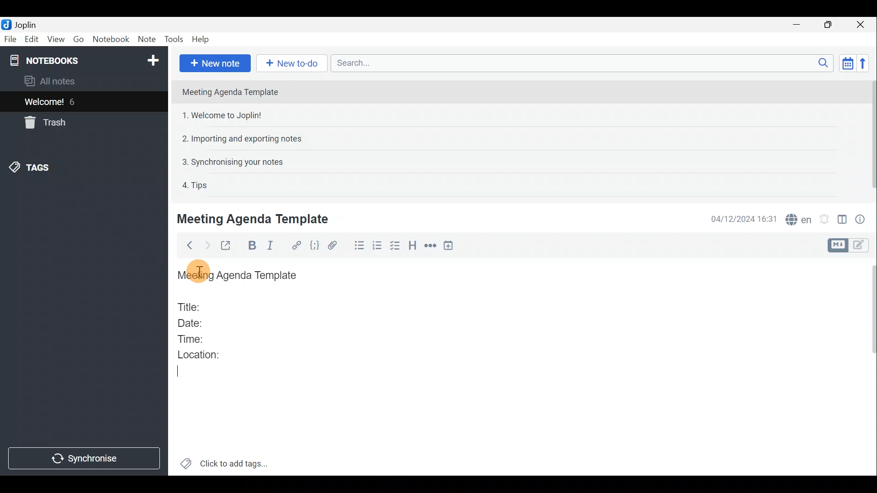 The width and height of the screenshot is (877, 493). What do you see at coordinates (146, 37) in the screenshot?
I see `Note` at bounding box center [146, 37].